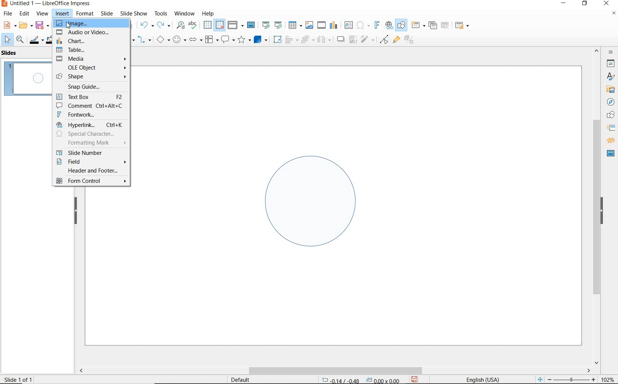 The height and width of the screenshot is (384, 618). Describe the element at coordinates (93, 49) in the screenshot. I see `TABLE` at that location.